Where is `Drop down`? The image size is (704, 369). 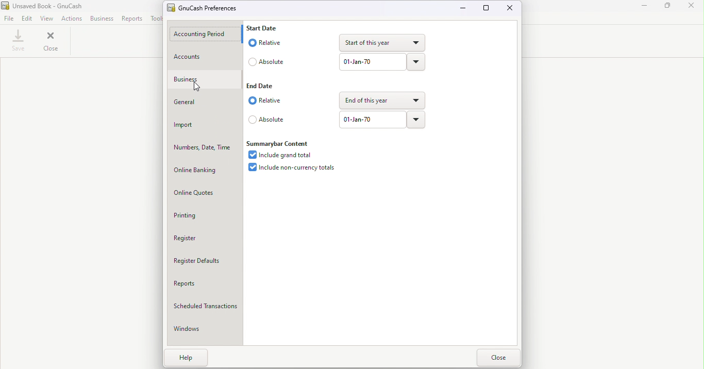 Drop down is located at coordinates (417, 120).